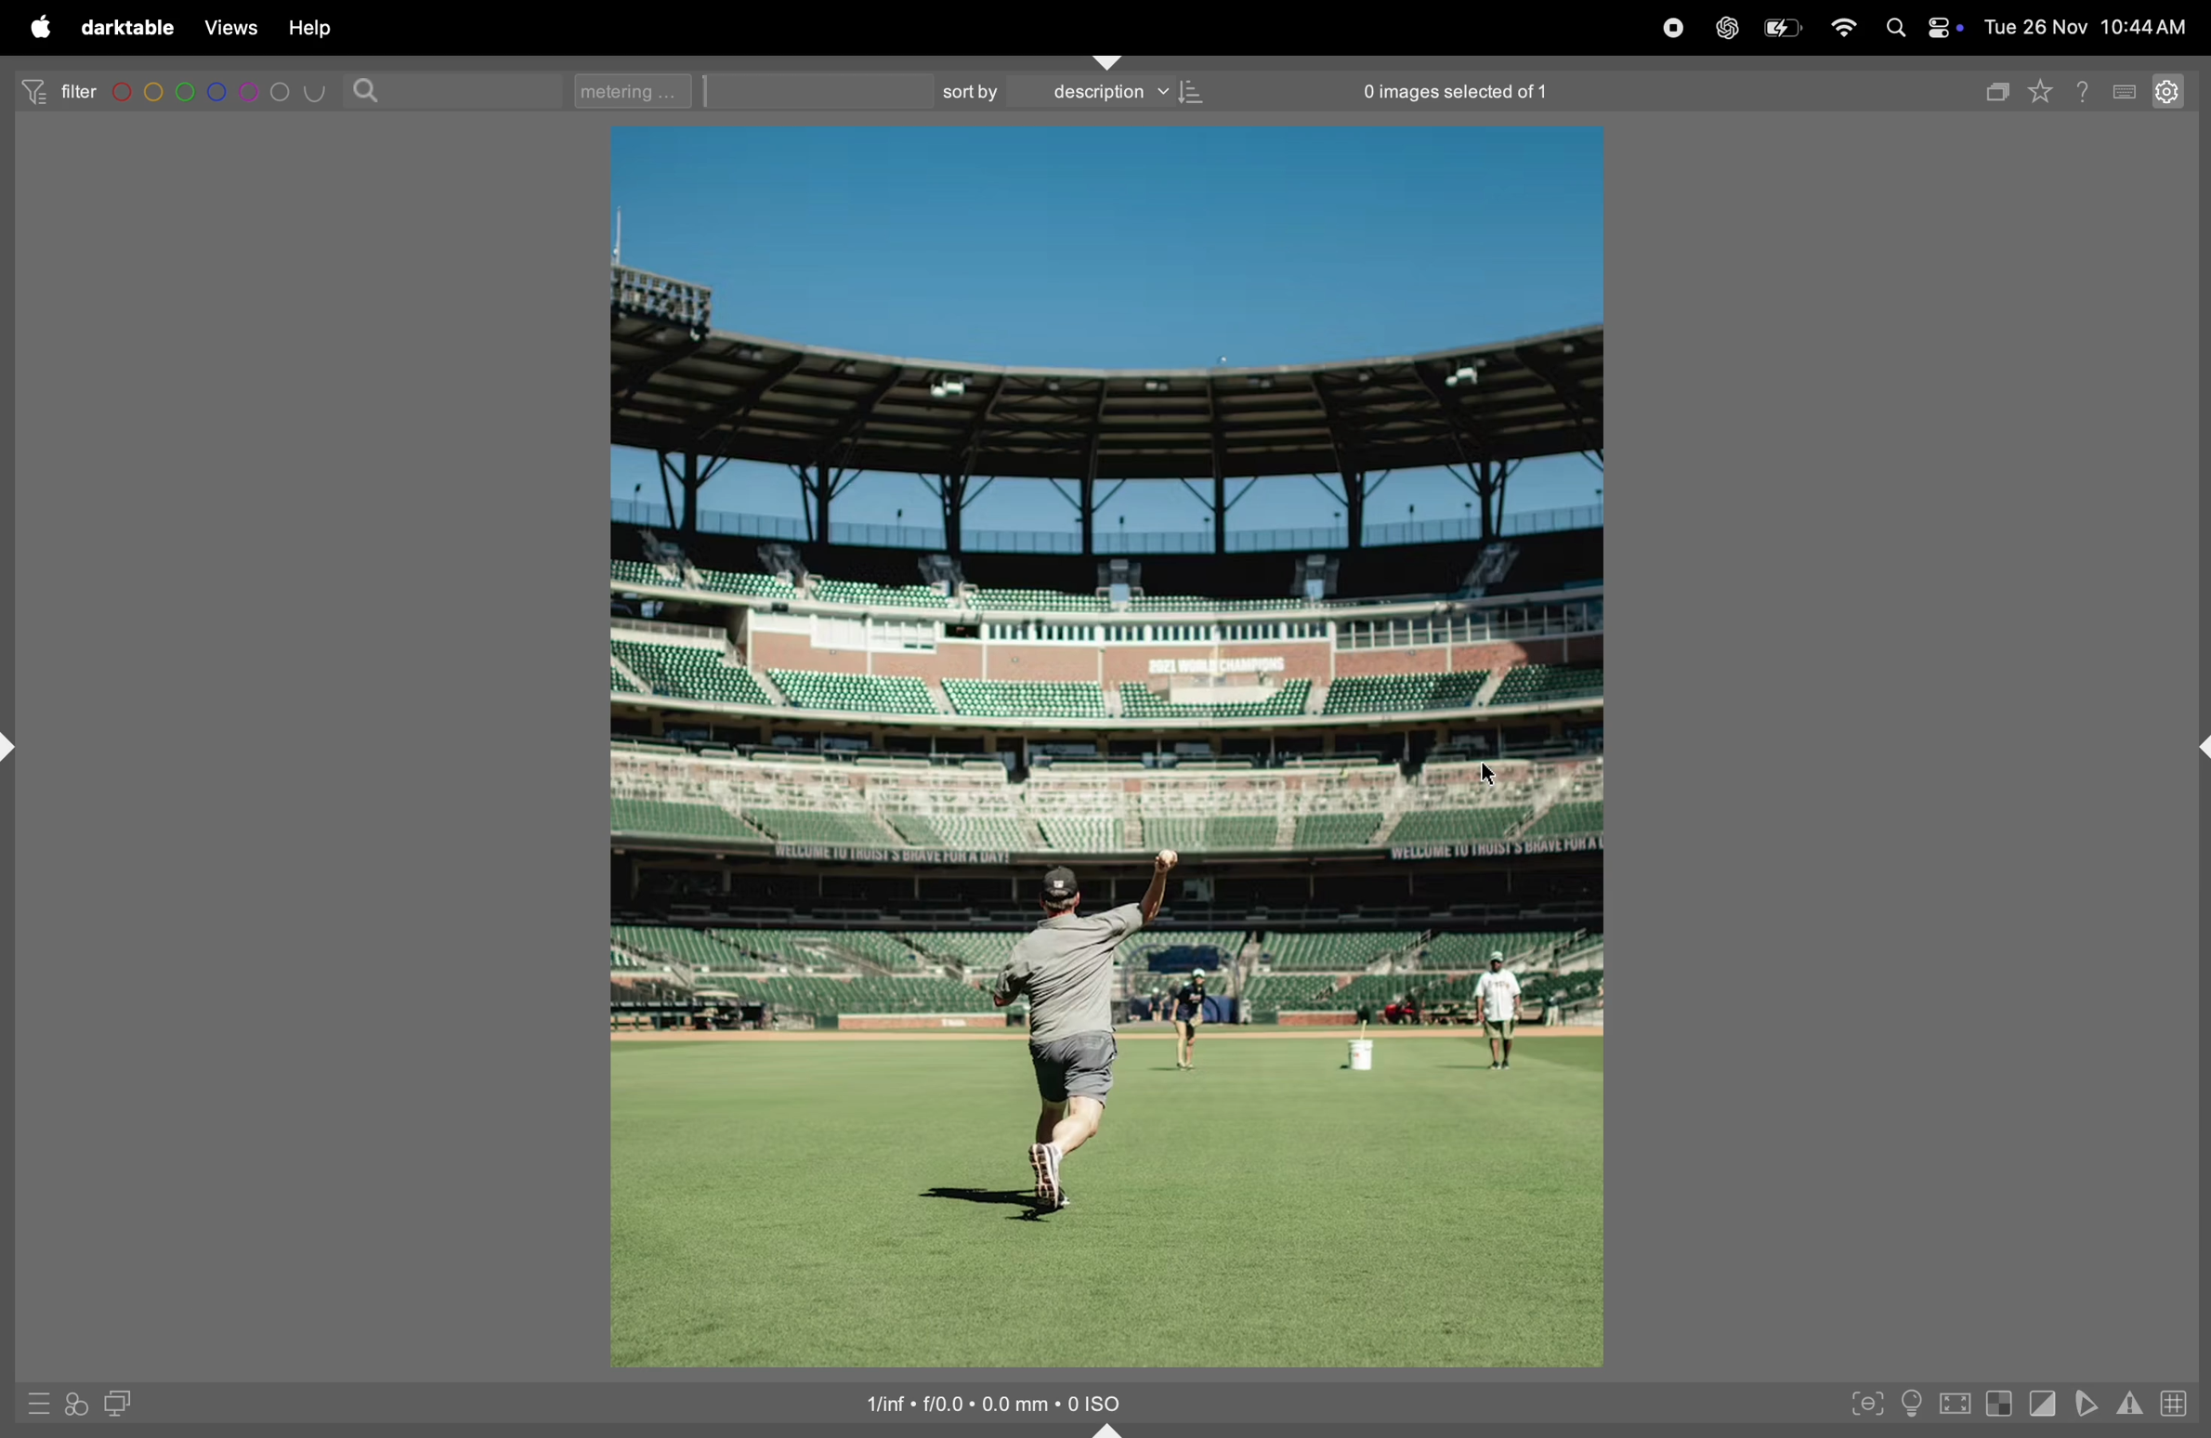 Image resolution: width=2211 pixels, height=1438 pixels. Describe the element at coordinates (2088, 1401) in the screenshot. I see `soft proffing` at that location.